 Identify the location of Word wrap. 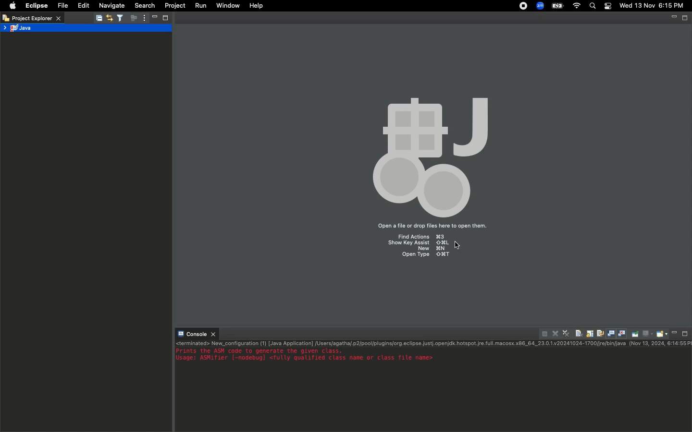
(601, 331).